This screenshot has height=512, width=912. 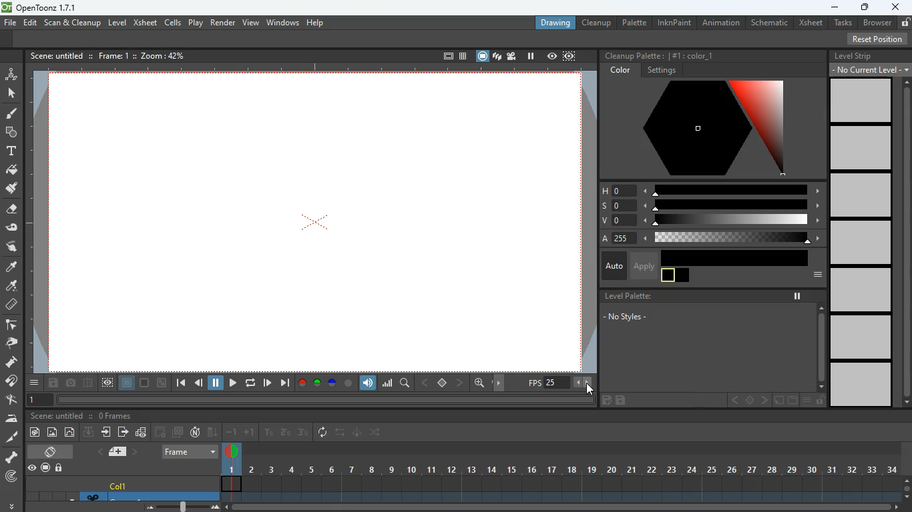 I want to click on skeleton, so click(x=10, y=457).